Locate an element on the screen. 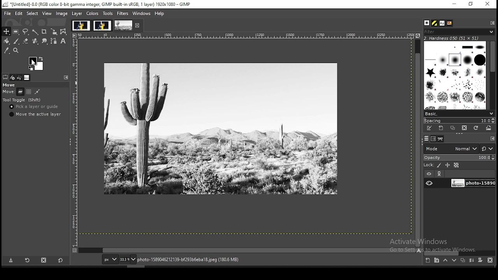  document history is located at coordinates (450, 23).